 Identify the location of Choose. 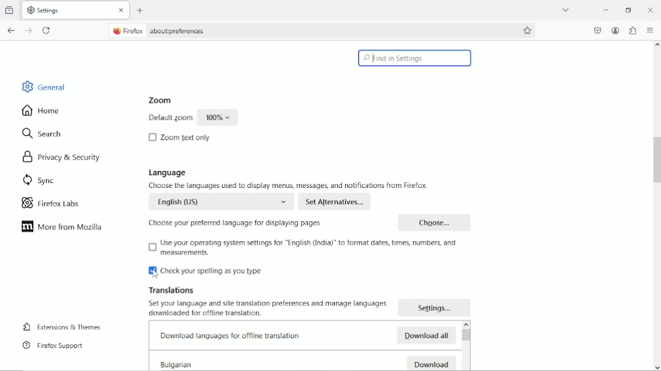
(433, 224).